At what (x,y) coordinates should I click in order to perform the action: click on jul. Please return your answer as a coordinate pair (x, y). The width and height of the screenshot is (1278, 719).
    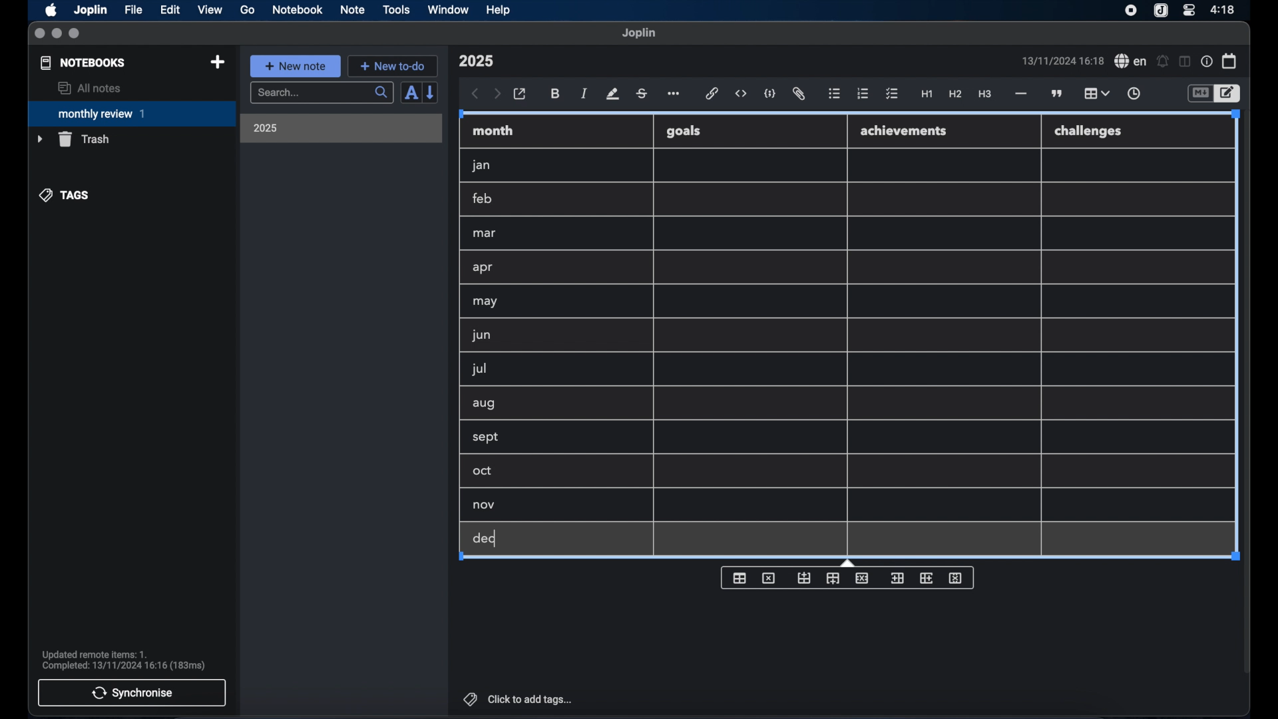
    Looking at the image, I should click on (477, 369).